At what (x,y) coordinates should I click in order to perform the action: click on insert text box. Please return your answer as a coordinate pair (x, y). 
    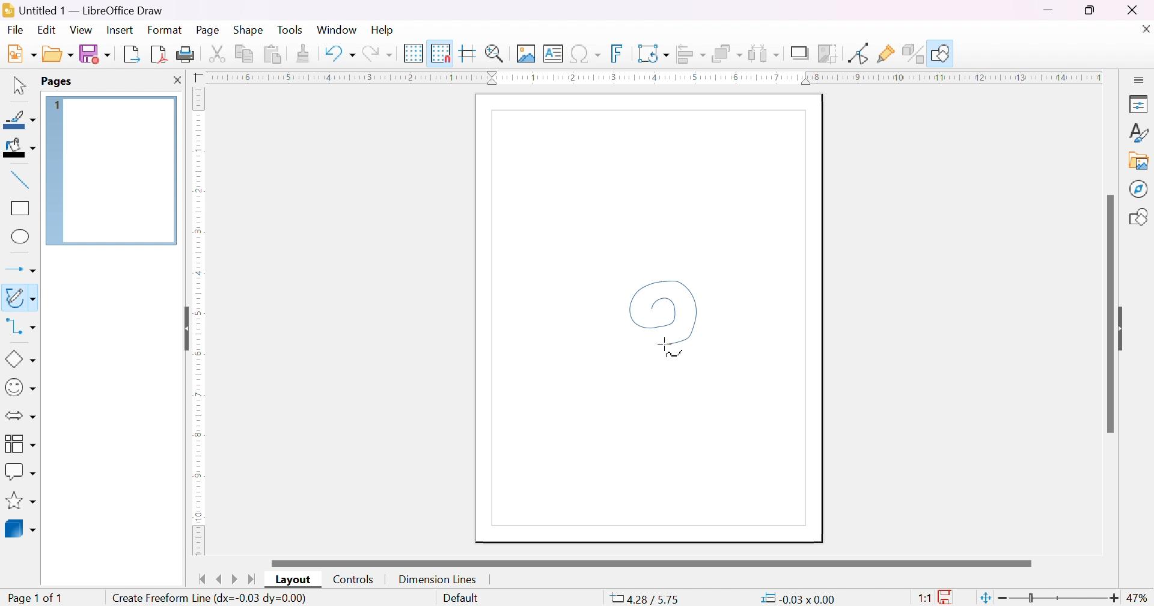
    Looking at the image, I should click on (552, 54).